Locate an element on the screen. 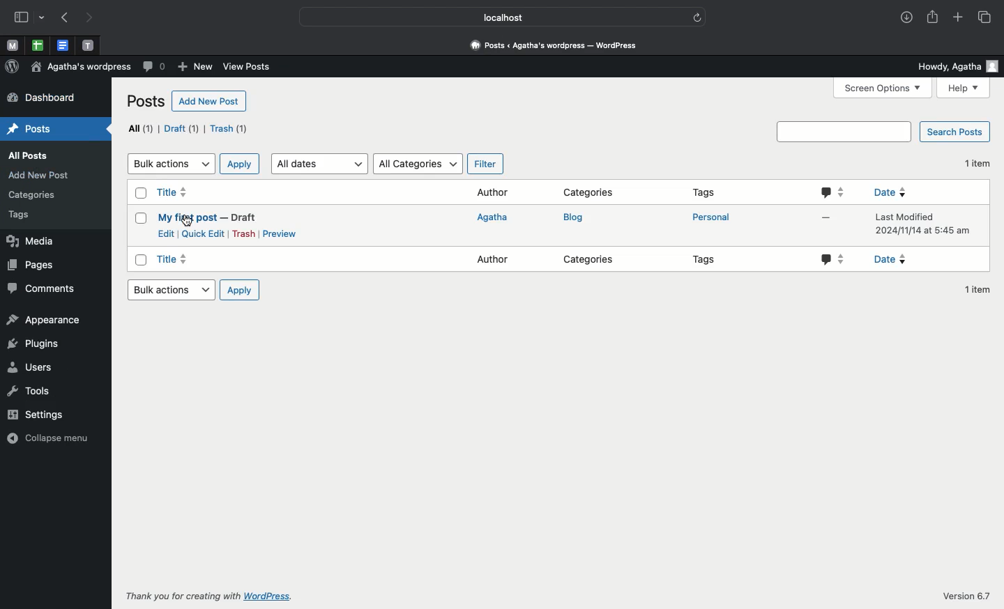 The width and height of the screenshot is (1004, 609). Quick edit is located at coordinates (204, 233).